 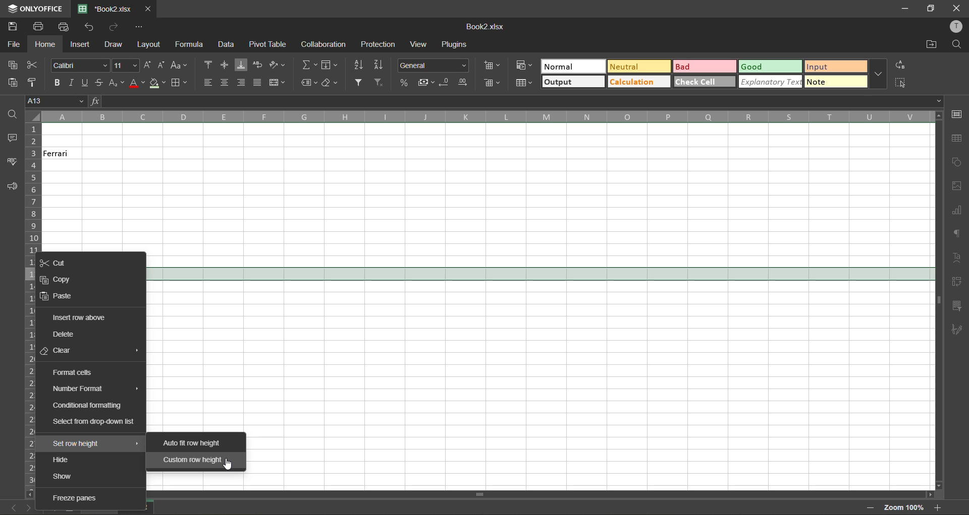 What do you see at coordinates (227, 83) in the screenshot?
I see `align center` at bounding box center [227, 83].